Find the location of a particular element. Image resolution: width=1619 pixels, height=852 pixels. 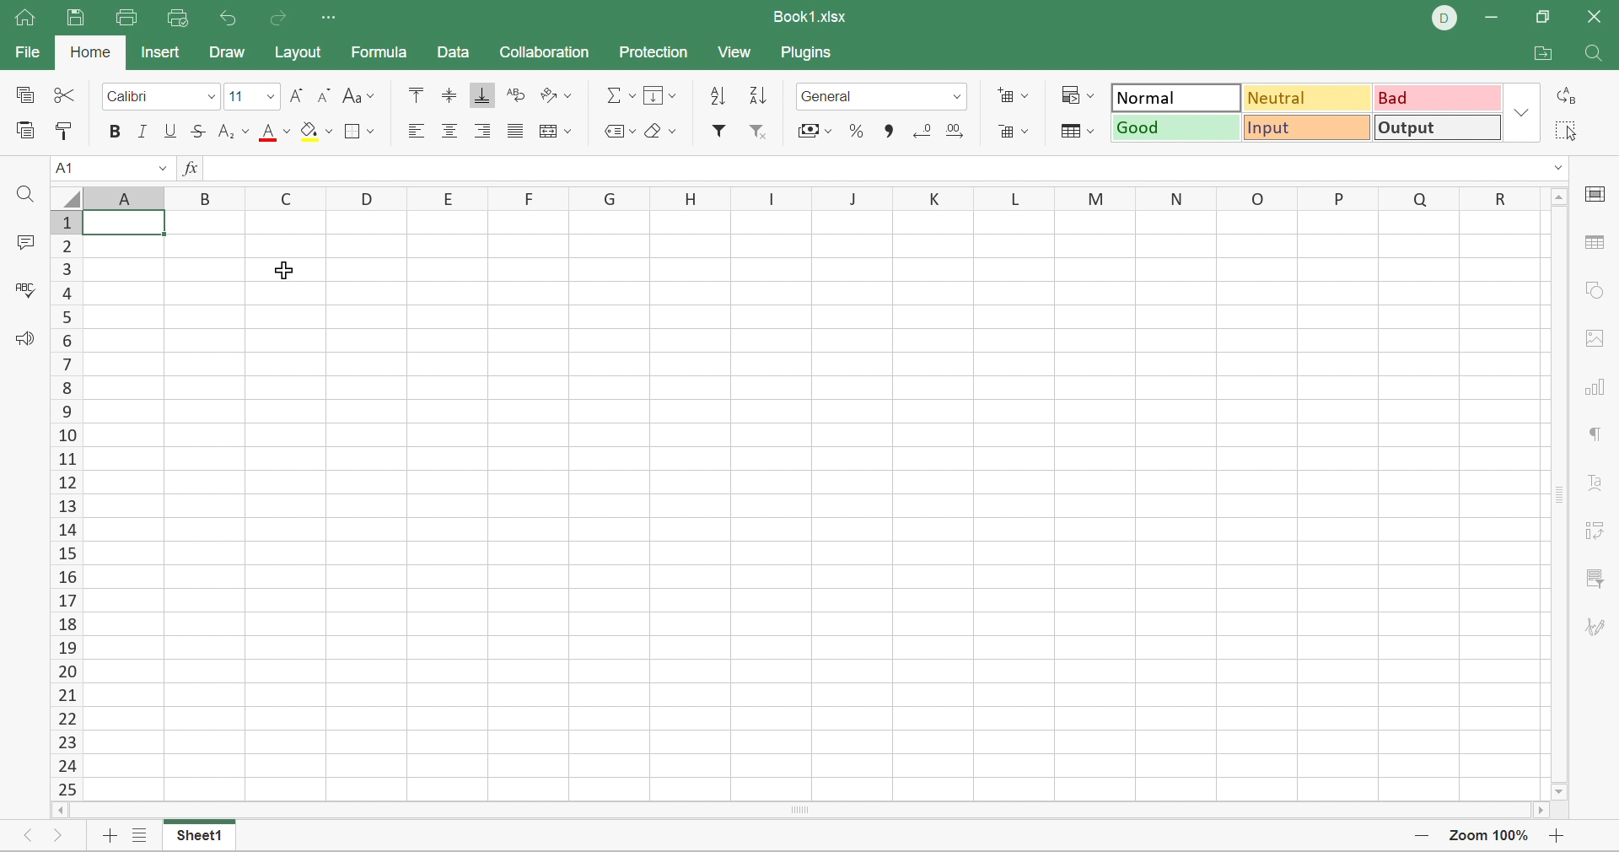

Scroll Down is located at coordinates (1557, 793).